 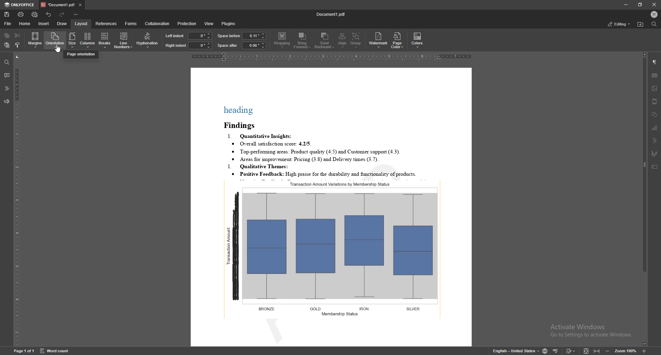 What do you see at coordinates (18, 35) in the screenshot?
I see `cut` at bounding box center [18, 35].